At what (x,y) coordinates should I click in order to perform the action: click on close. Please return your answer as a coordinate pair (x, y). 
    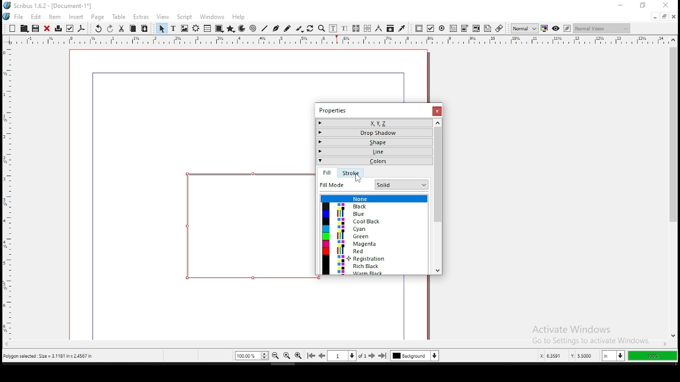
    Looking at the image, I should click on (47, 29).